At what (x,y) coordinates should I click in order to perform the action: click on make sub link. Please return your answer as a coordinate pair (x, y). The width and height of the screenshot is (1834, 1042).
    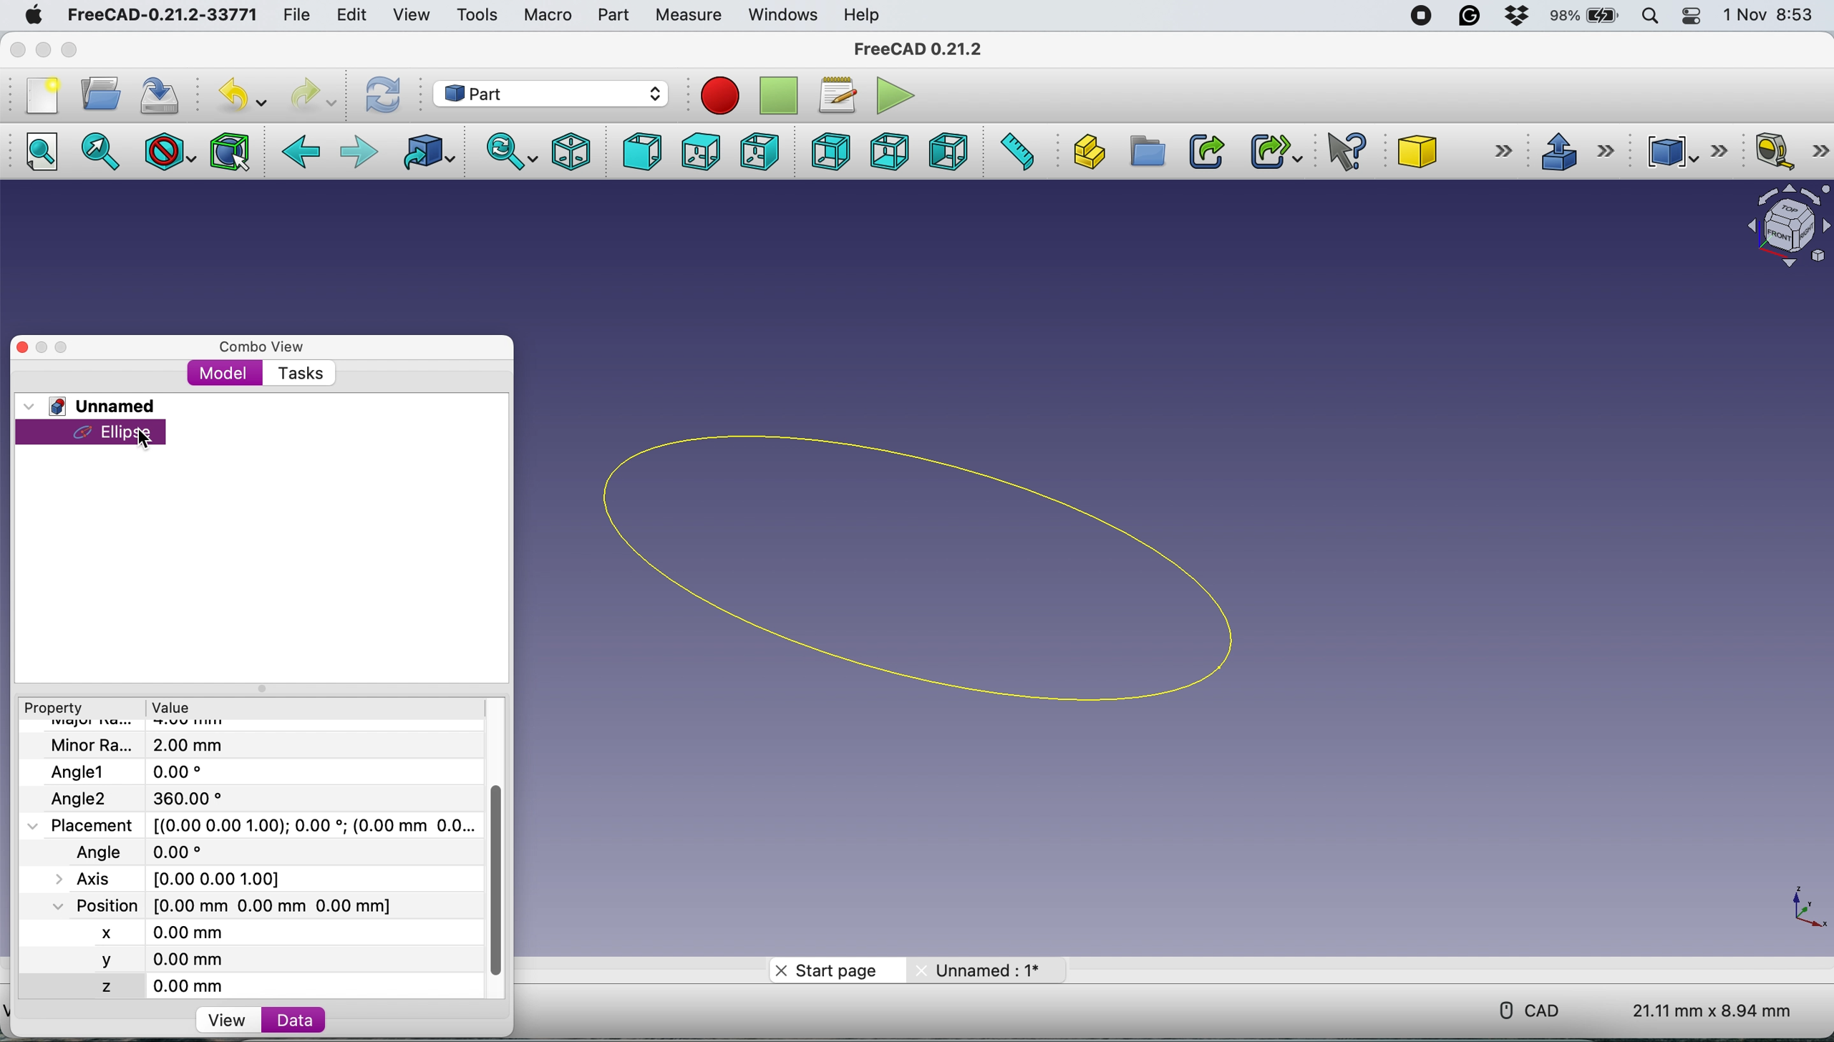
    Looking at the image, I should click on (1271, 152).